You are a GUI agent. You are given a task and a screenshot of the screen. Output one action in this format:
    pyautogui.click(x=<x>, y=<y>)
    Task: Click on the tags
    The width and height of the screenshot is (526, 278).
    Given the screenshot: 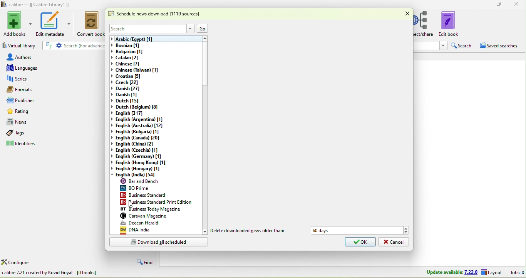 What is the action you would take?
    pyautogui.click(x=54, y=134)
    